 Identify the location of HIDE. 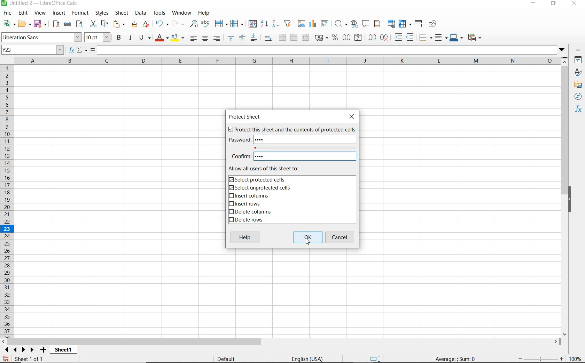
(574, 198).